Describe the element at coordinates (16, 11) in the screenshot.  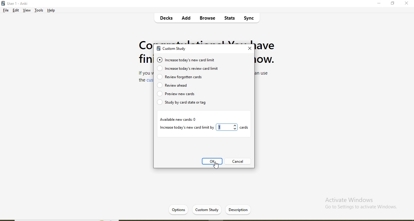
I see `edit` at that location.